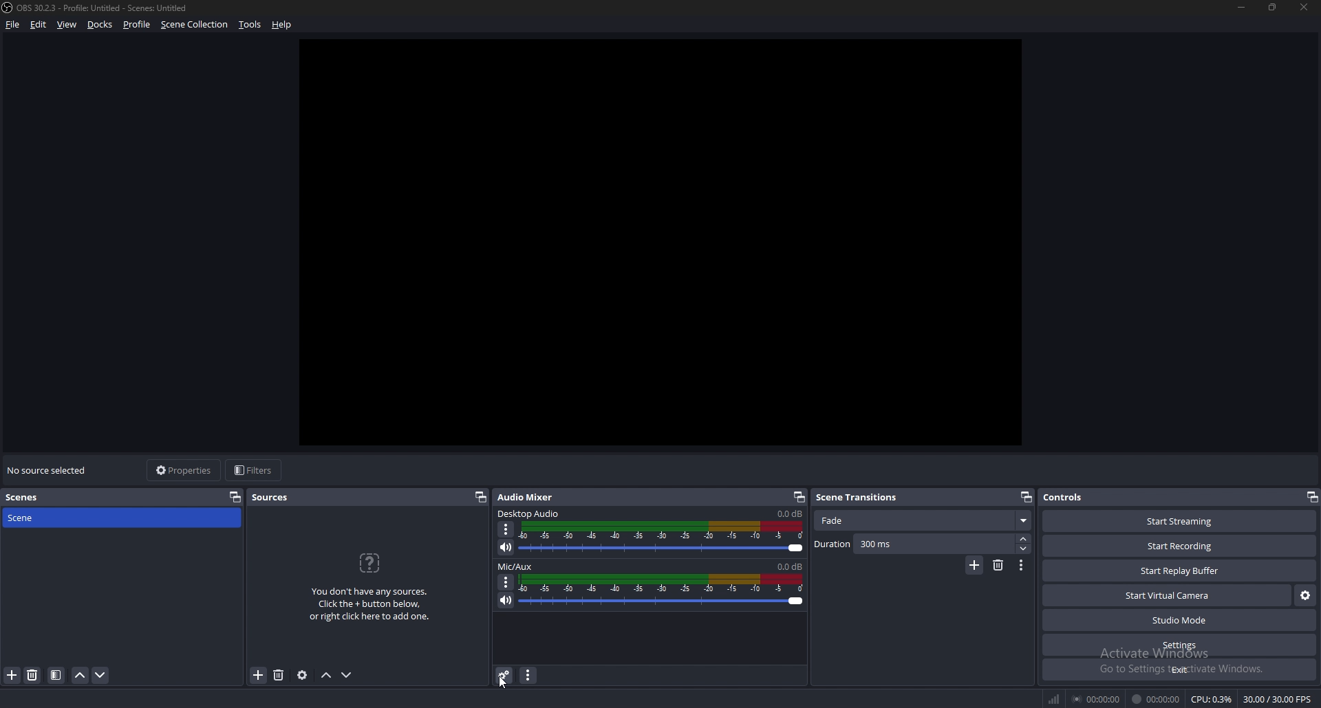  I want to click on remove filter, so click(33, 675).